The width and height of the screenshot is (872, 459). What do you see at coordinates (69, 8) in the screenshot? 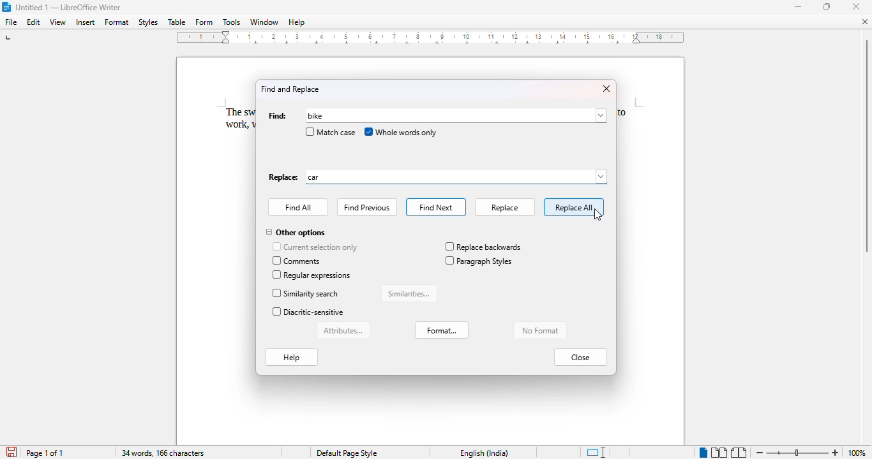
I see `Untitled 1 -- LibreOffice Writer` at bounding box center [69, 8].